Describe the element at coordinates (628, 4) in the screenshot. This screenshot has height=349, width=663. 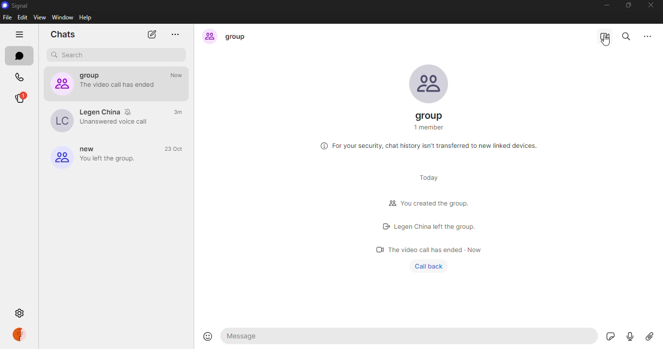
I see `maximize` at that location.